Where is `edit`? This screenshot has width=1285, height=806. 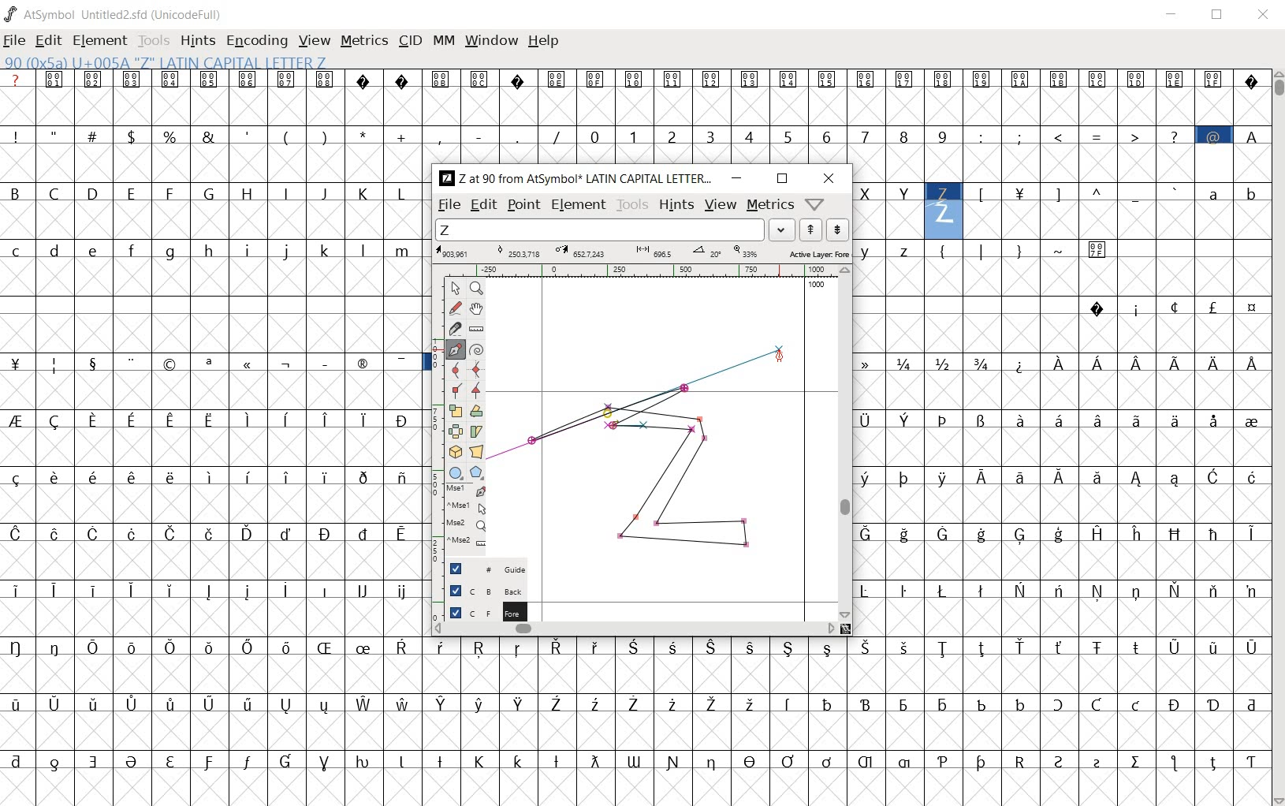
edit is located at coordinates (50, 42).